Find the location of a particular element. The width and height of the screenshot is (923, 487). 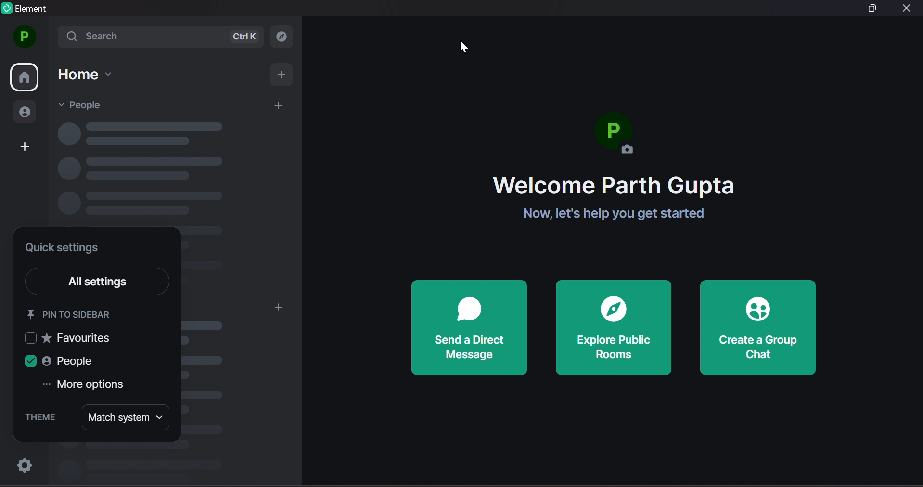

PIN TO SIDEBAR is located at coordinates (71, 314).